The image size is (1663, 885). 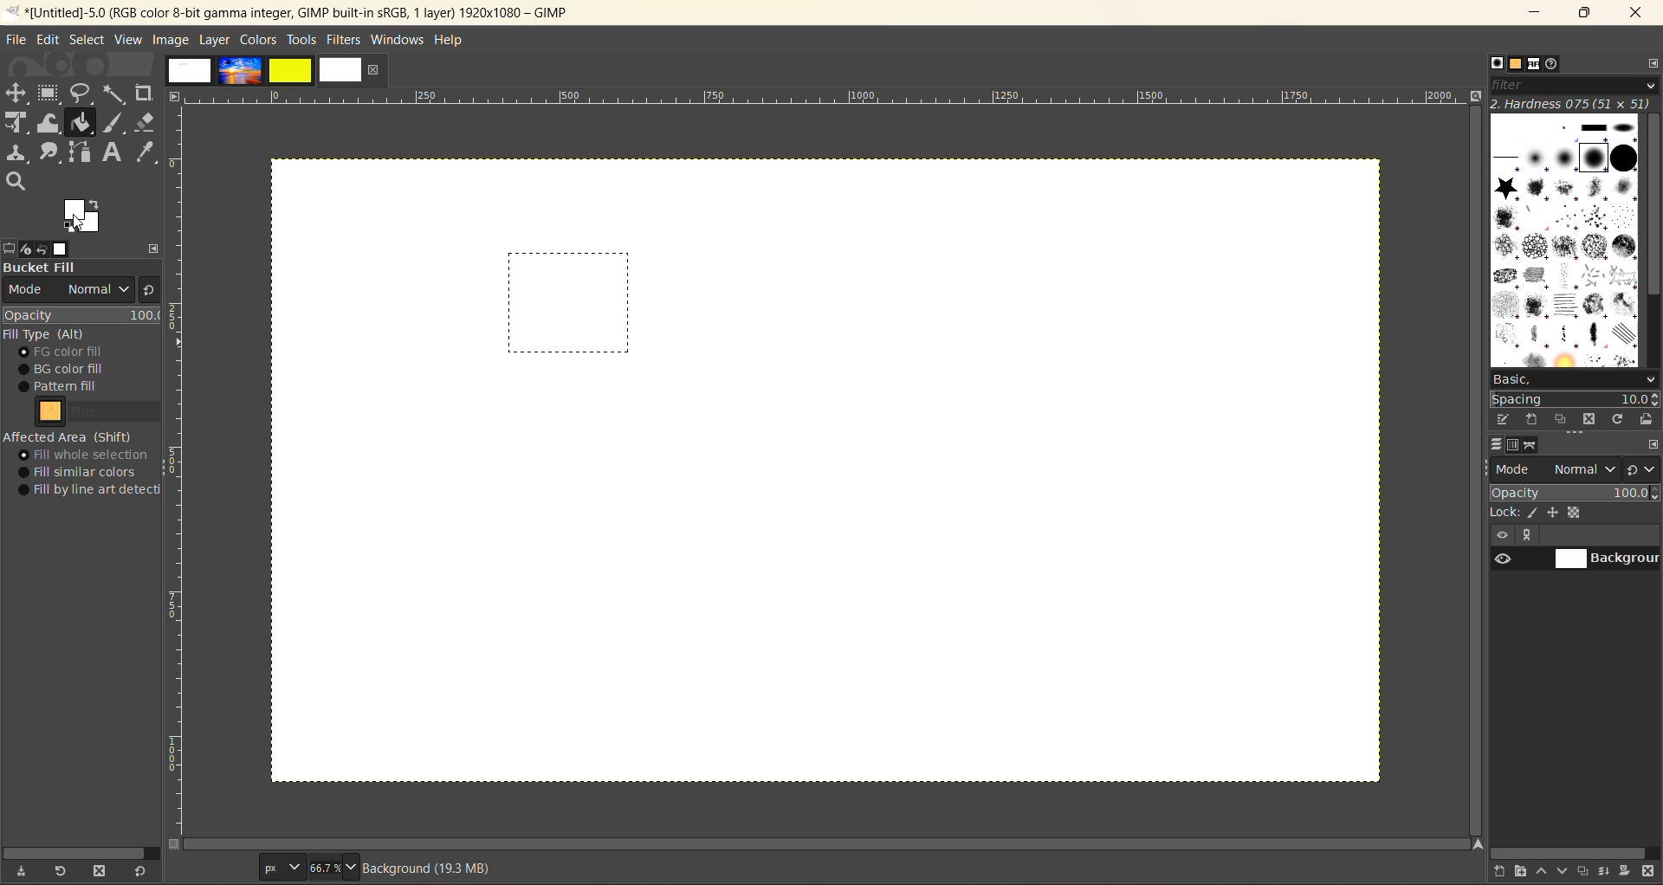 What do you see at coordinates (1537, 11) in the screenshot?
I see `minimize` at bounding box center [1537, 11].